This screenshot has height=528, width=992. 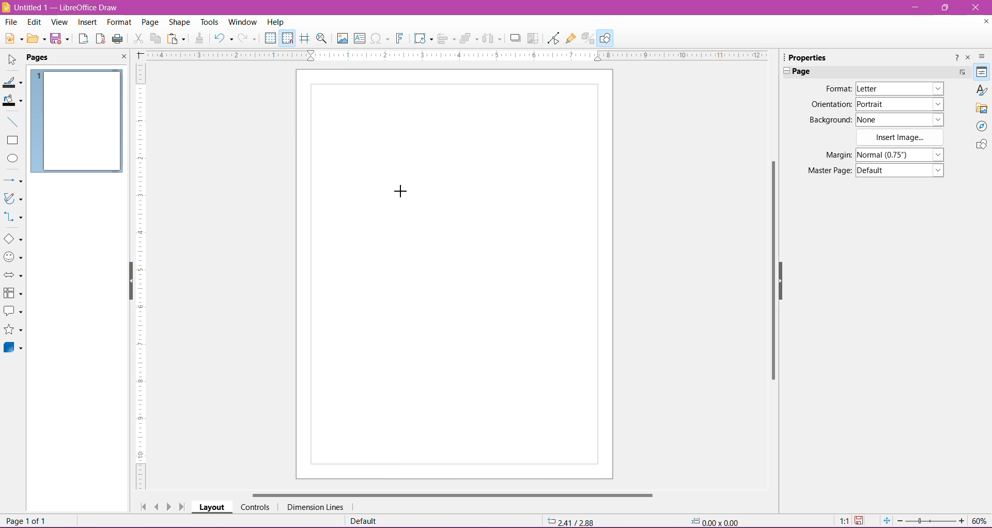 What do you see at coordinates (61, 7) in the screenshot?
I see `Document Title - Application Name` at bounding box center [61, 7].